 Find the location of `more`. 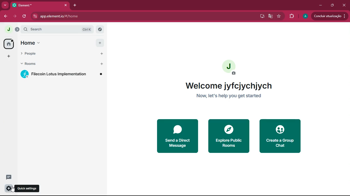

more is located at coordinates (5, 5).